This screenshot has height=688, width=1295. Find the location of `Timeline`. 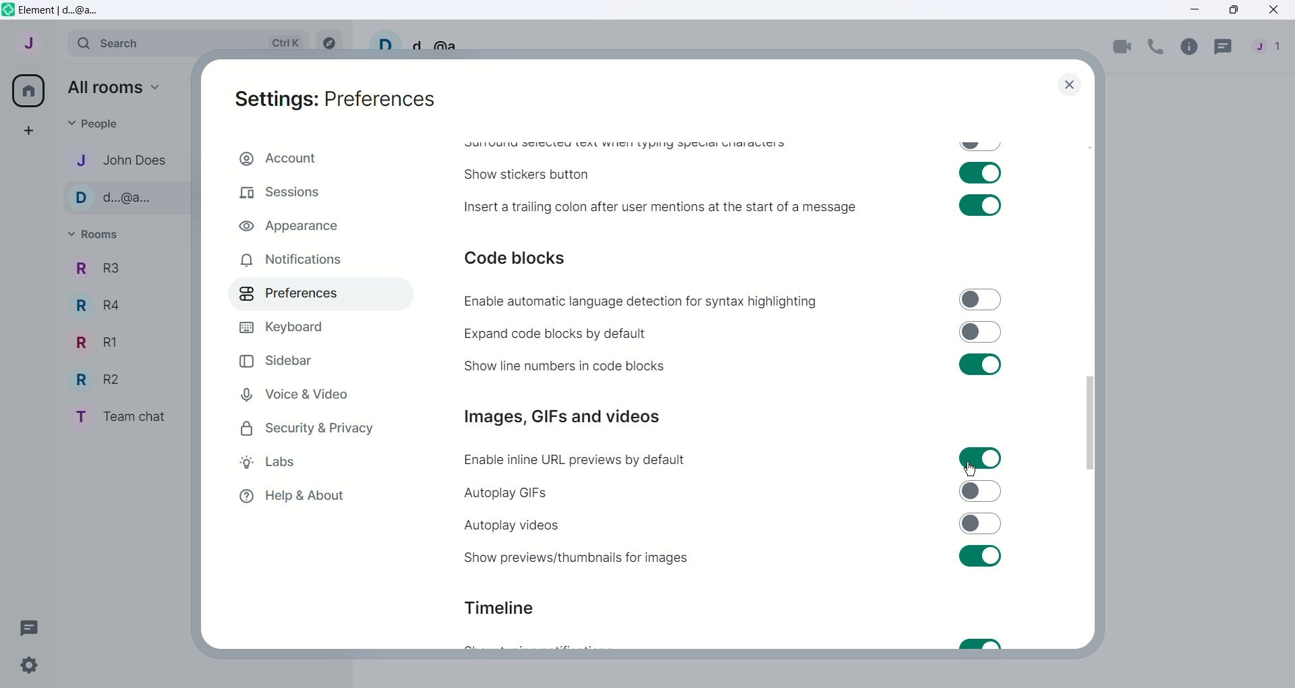

Timeline is located at coordinates (500, 608).